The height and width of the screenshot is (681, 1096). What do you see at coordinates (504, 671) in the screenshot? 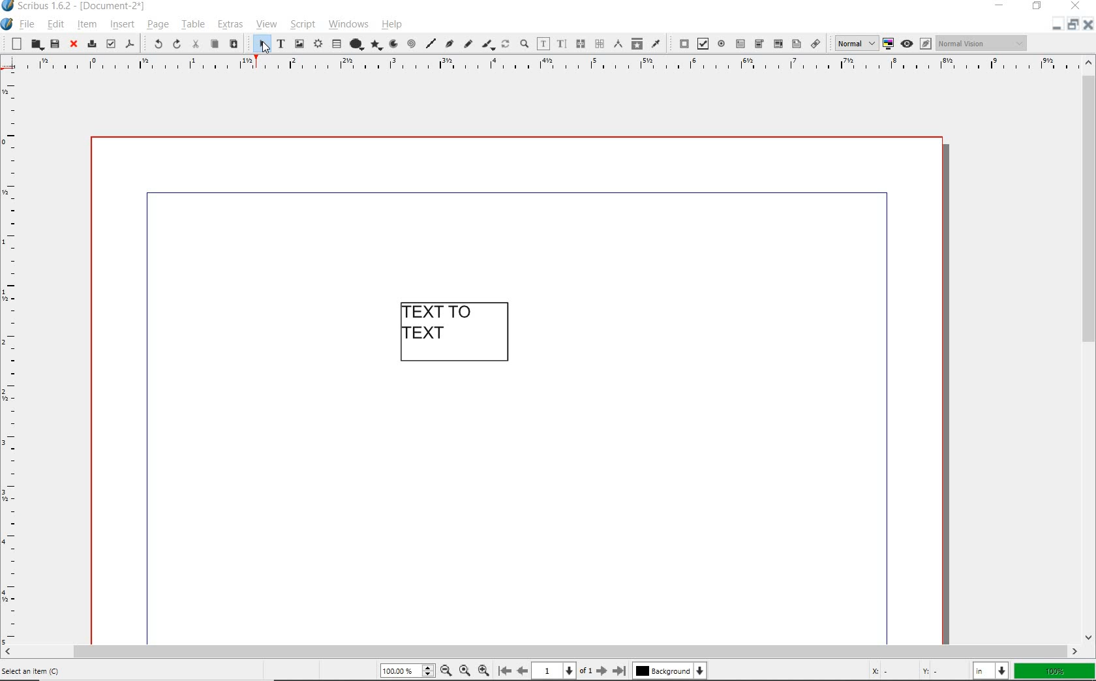
I see `move to first` at bounding box center [504, 671].